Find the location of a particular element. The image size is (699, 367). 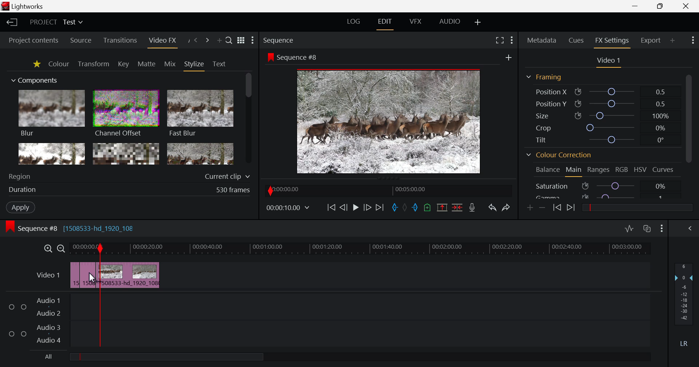

Gamma is located at coordinates (605, 196).